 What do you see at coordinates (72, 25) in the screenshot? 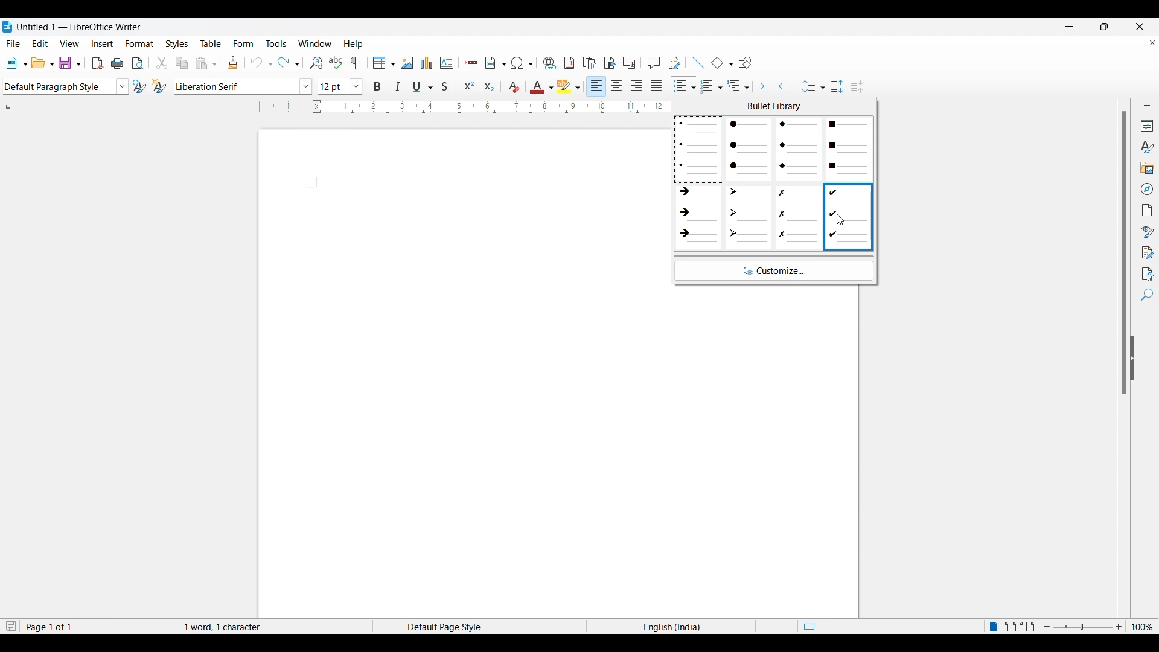
I see `Untitled 1 — LibreOffice Writer` at bounding box center [72, 25].